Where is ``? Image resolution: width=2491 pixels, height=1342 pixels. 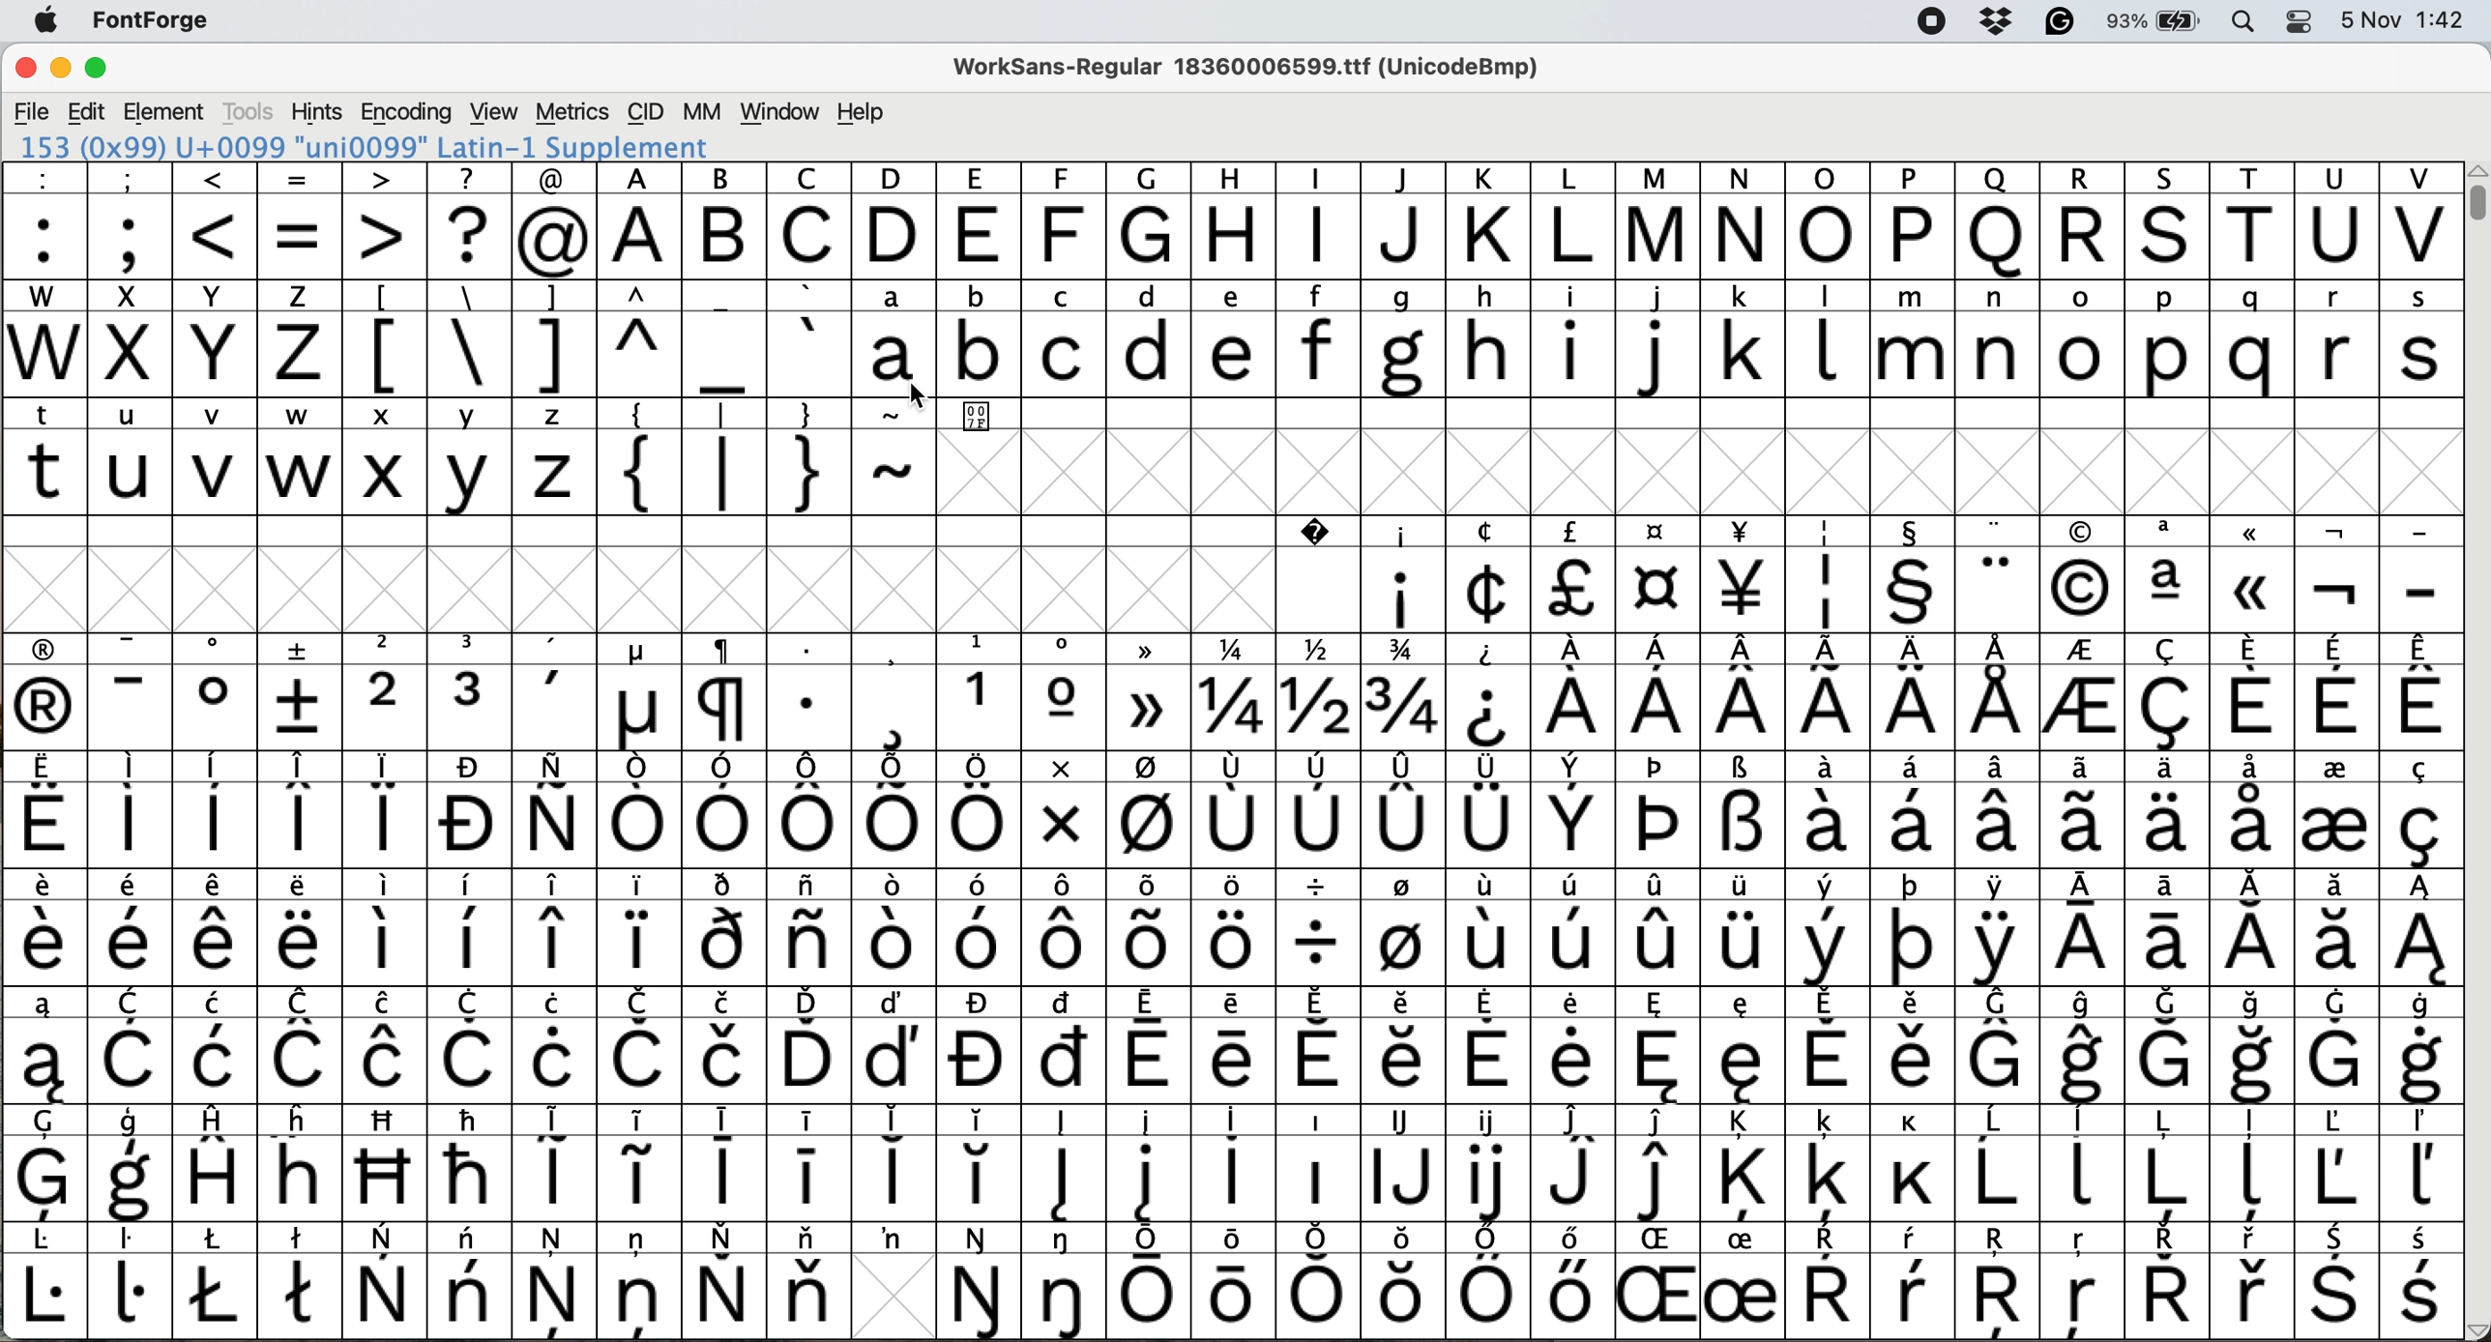
 is located at coordinates (2084, 1283).